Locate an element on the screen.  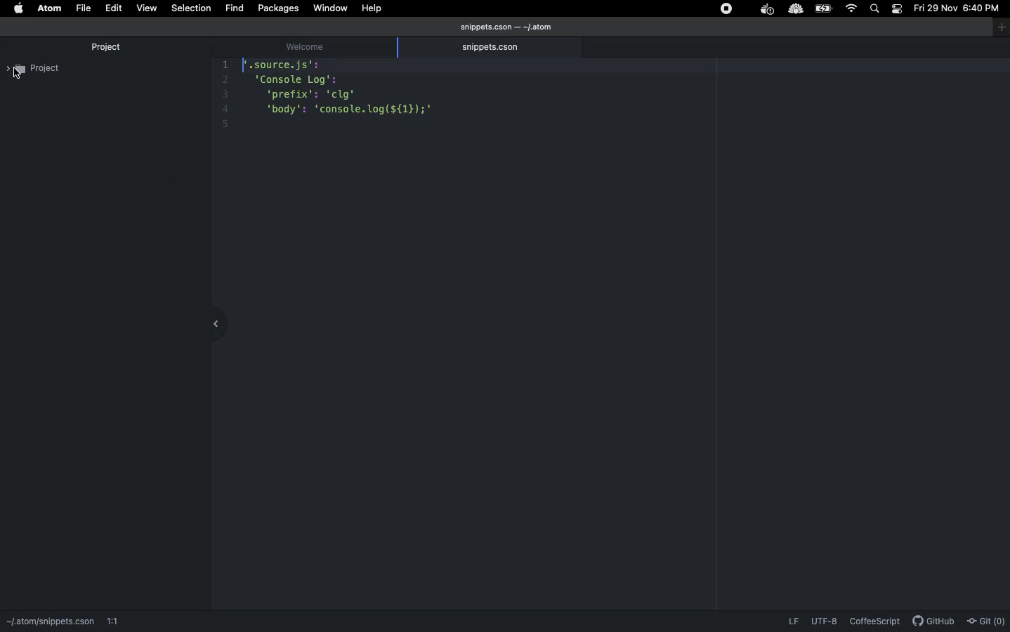
cursor is located at coordinates (18, 74).